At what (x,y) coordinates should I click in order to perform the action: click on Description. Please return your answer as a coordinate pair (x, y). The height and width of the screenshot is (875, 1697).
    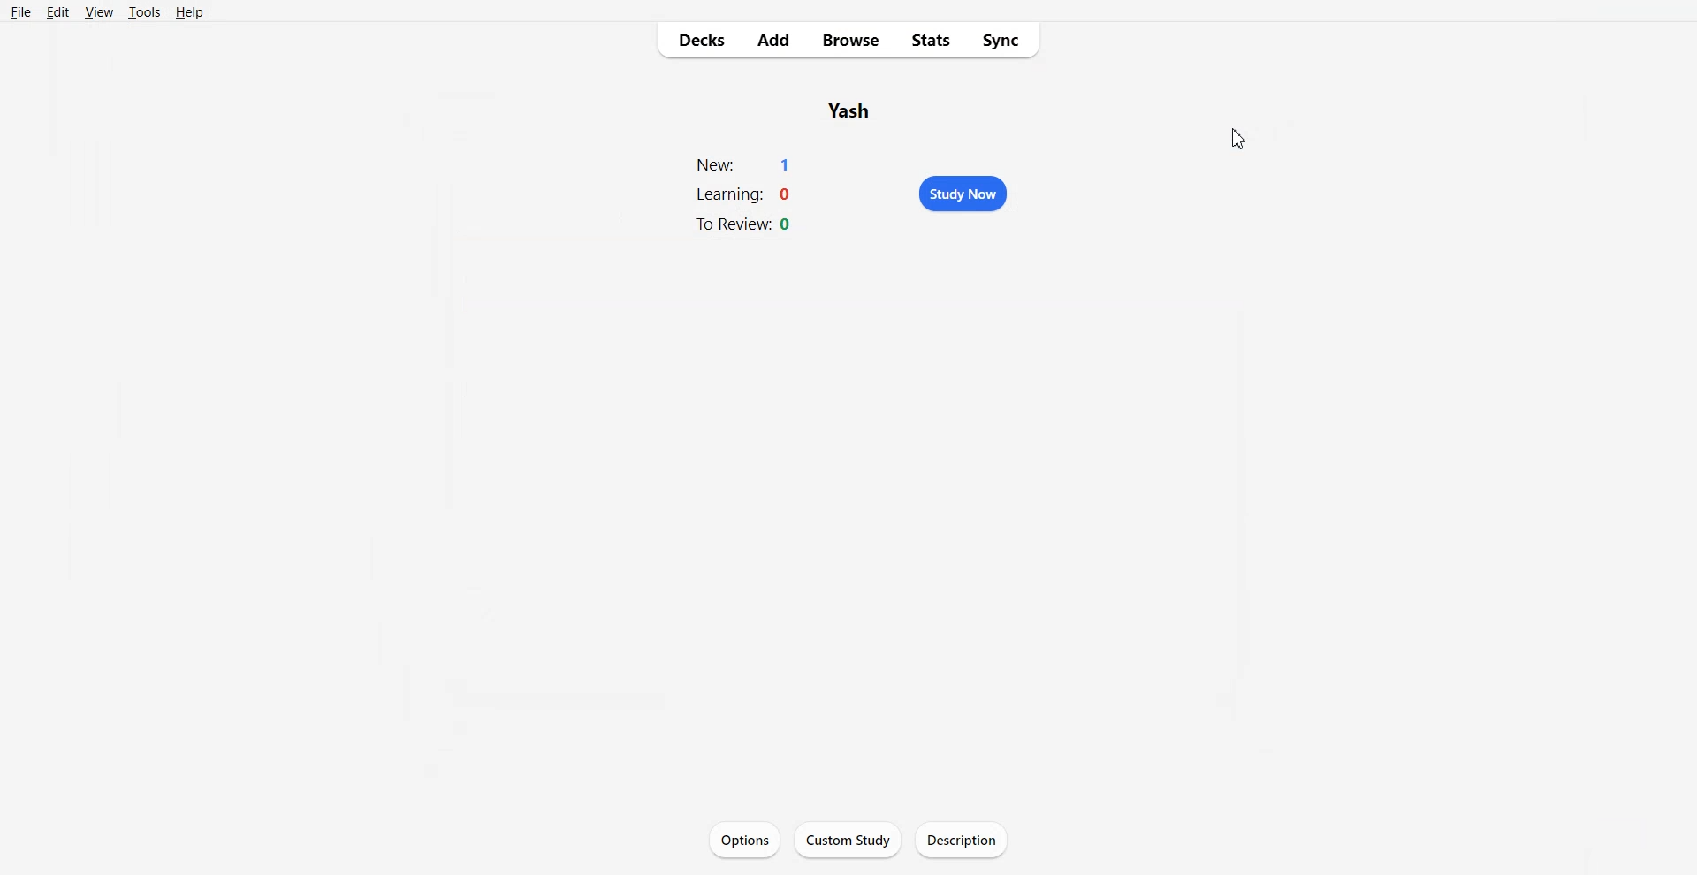
    Looking at the image, I should click on (958, 840).